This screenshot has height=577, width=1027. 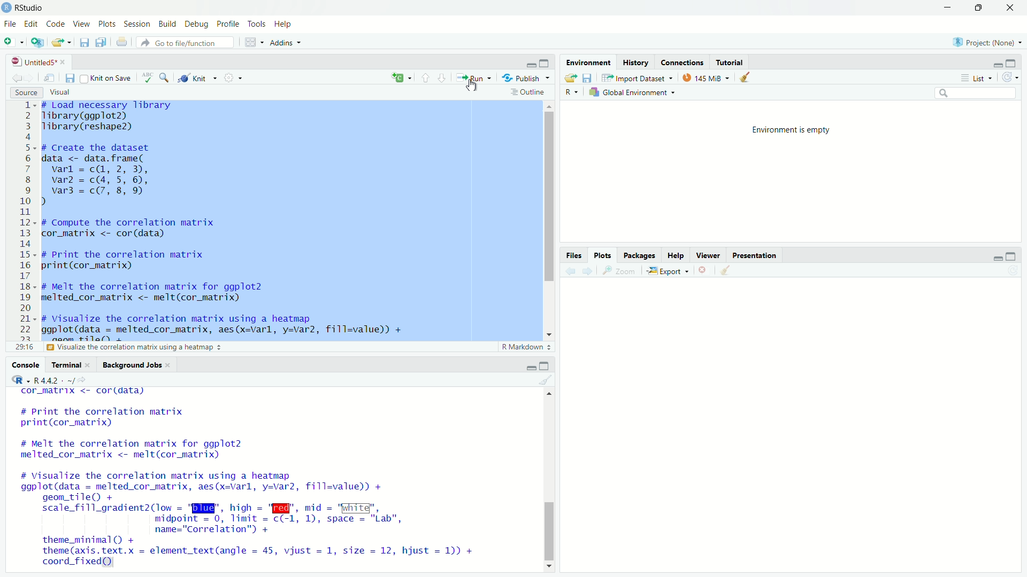 I want to click on cursor, so click(x=472, y=87).